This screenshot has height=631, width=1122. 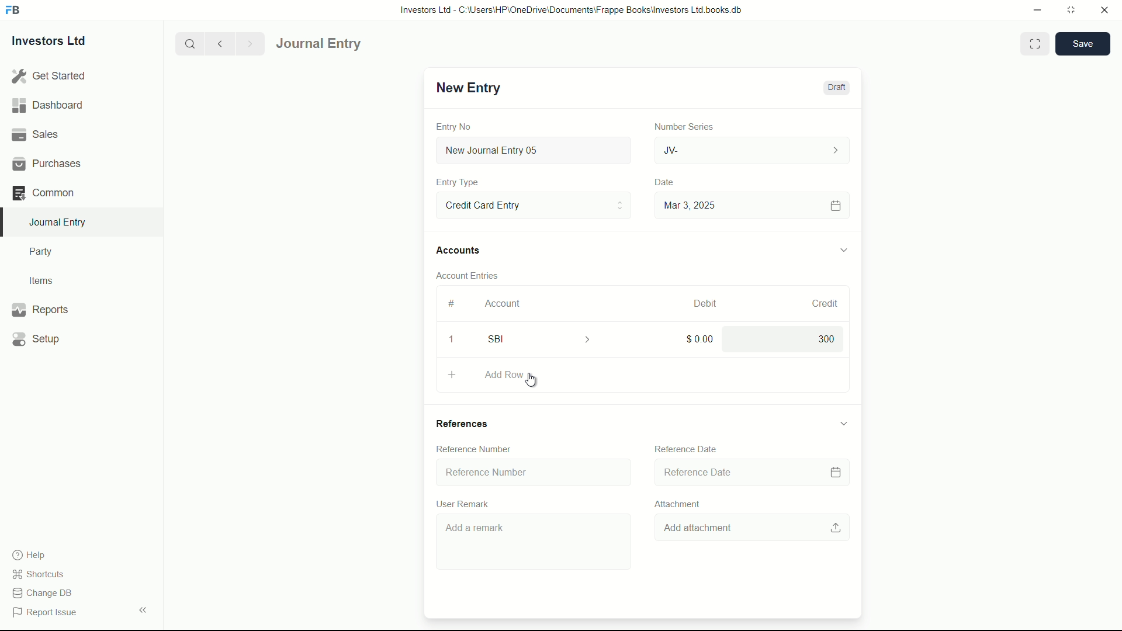 I want to click on save, so click(x=1083, y=44).